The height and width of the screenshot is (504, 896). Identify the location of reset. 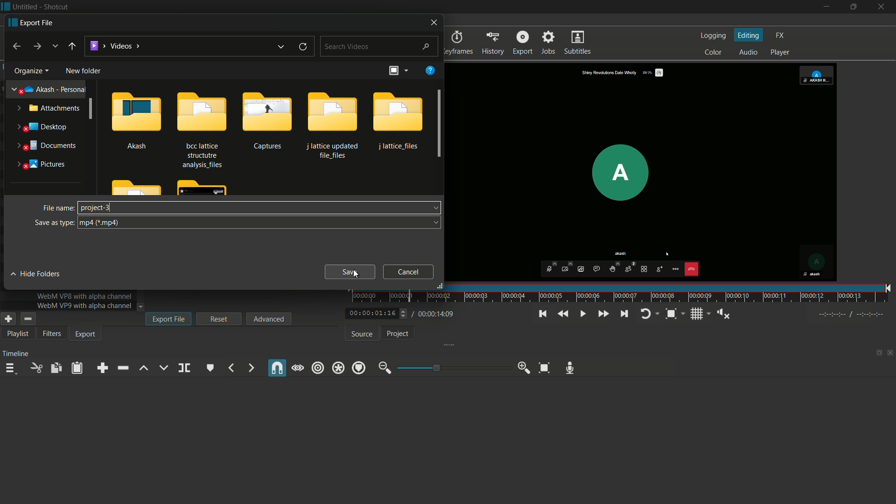
(219, 319).